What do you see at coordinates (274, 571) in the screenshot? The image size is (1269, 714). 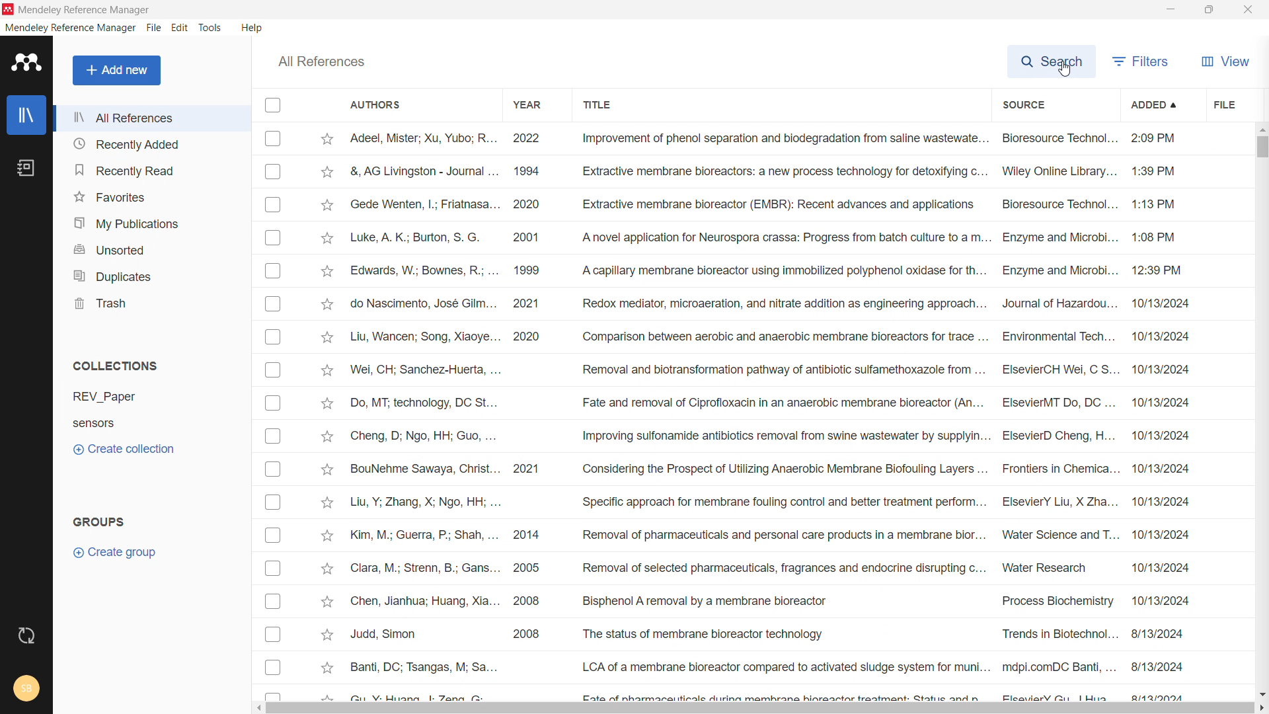 I see `Checkbox` at bounding box center [274, 571].